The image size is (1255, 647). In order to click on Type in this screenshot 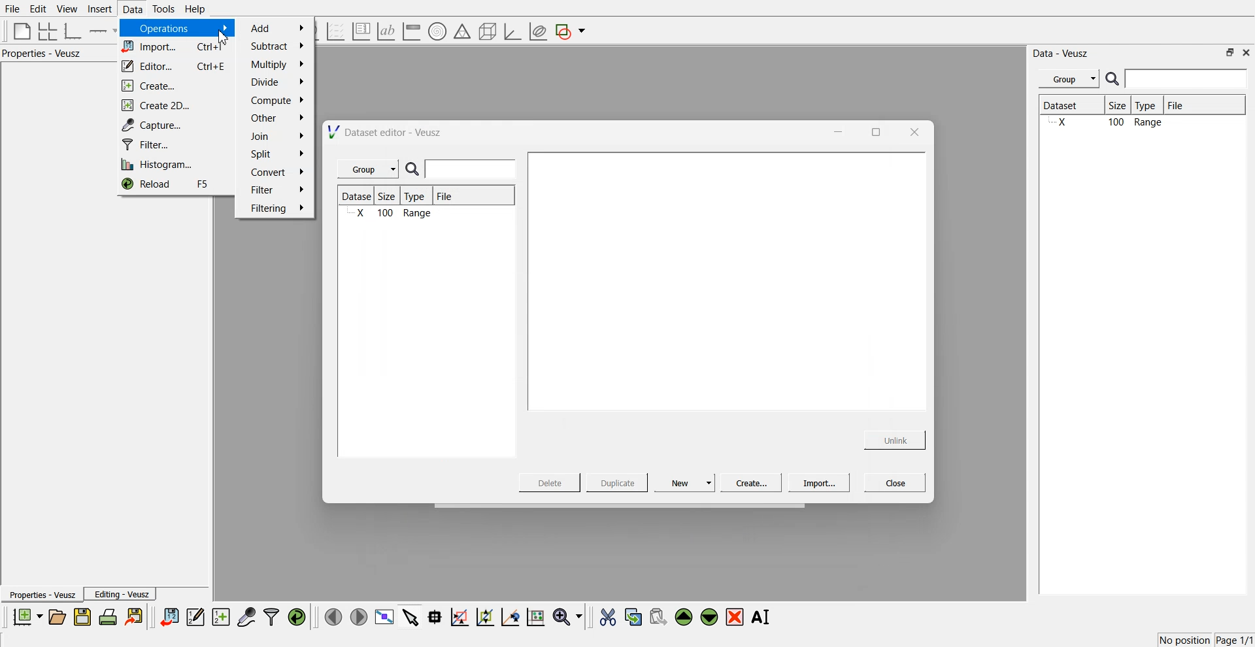, I will do `click(1149, 106)`.